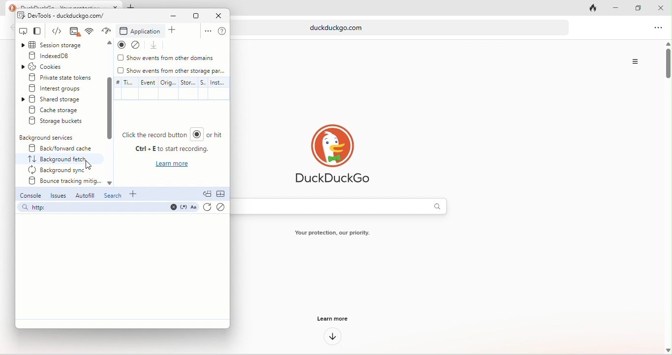  I want to click on unload, so click(156, 45).